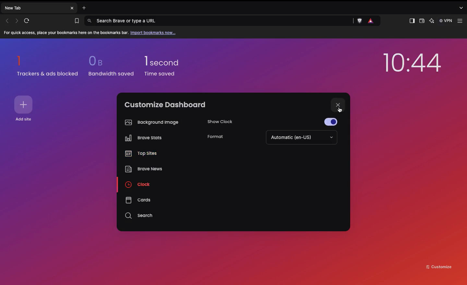  What do you see at coordinates (29, 21) in the screenshot?
I see `Refresh page` at bounding box center [29, 21].